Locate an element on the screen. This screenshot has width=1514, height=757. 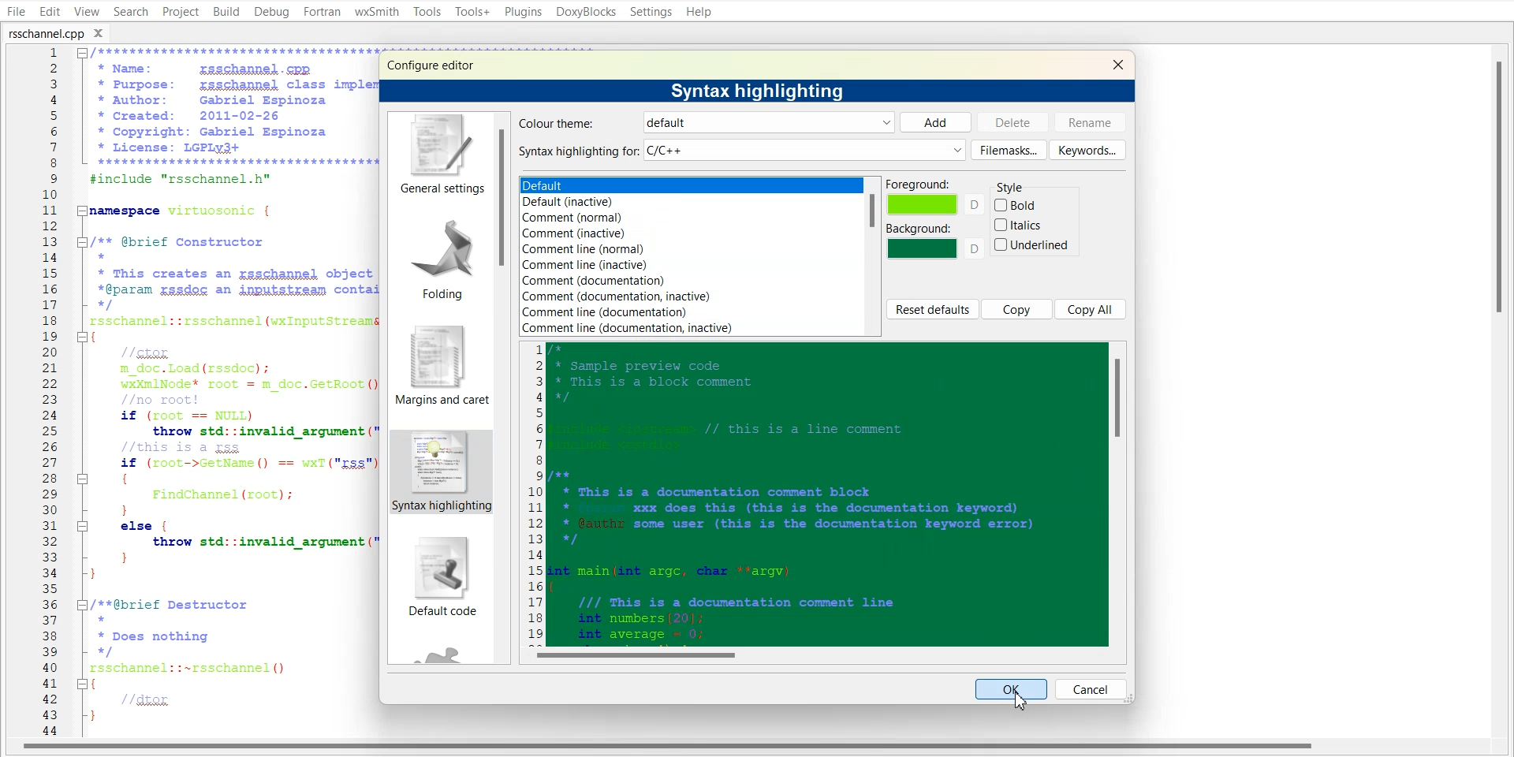
Close is located at coordinates (103, 32).